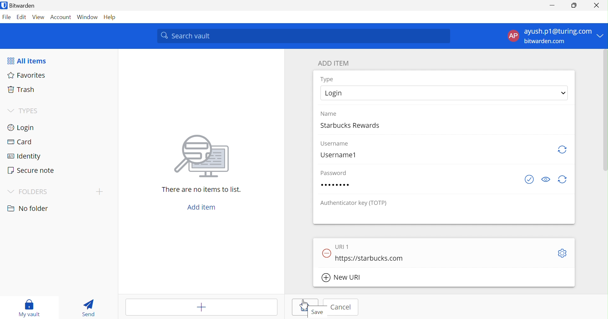 The width and height of the screenshot is (608, 319). What do you see at coordinates (530, 179) in the screenshot?
I see `Check if password has been exposed` at bounding box center [530, 179].